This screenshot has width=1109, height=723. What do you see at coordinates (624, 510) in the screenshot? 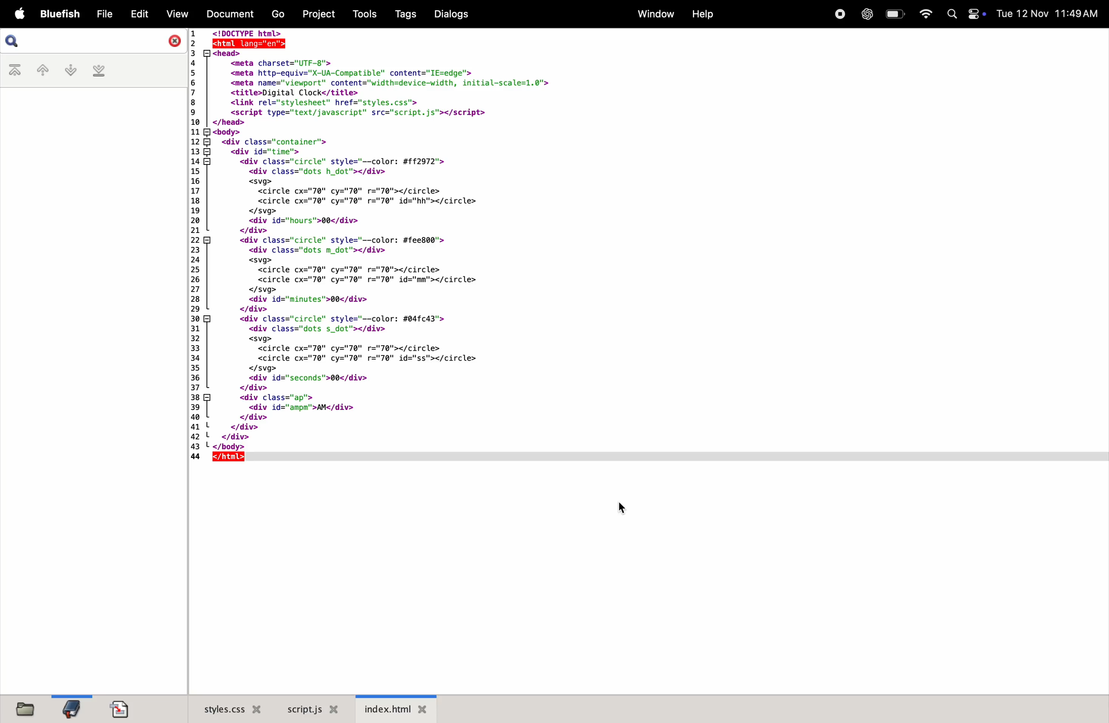
I see `cursor` at bounding box center [624, 510].